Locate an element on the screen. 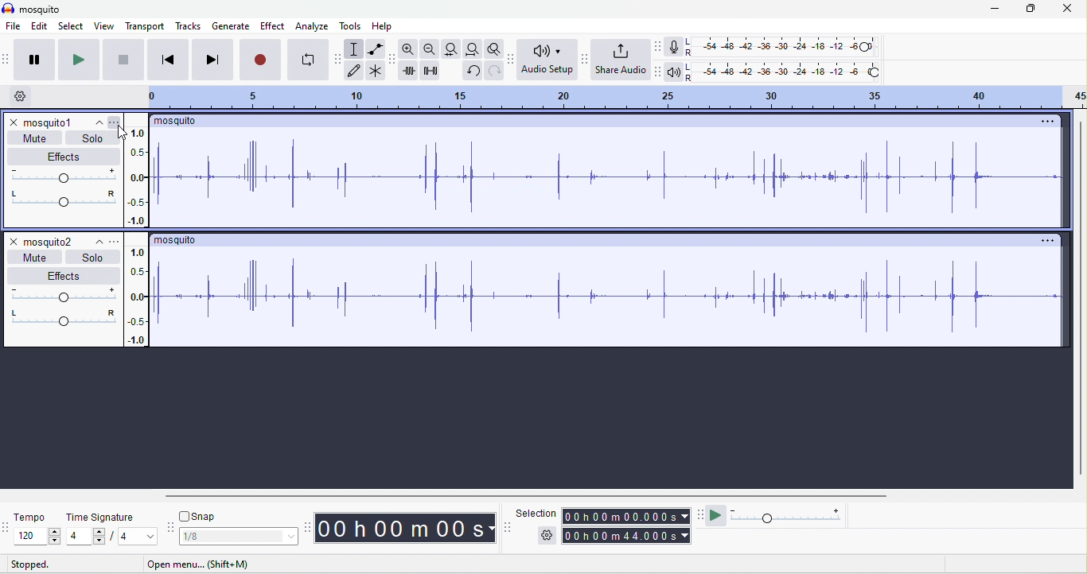  horizontal scroll bar is located at coordinates (501, 496).